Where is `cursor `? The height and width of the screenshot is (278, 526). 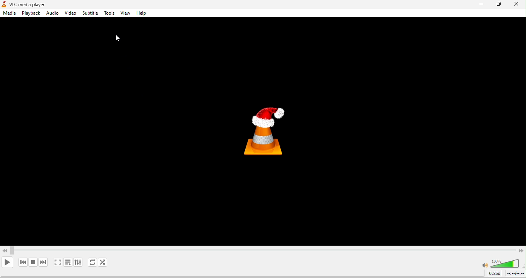 cursor  is located at coordinates (117, 40).